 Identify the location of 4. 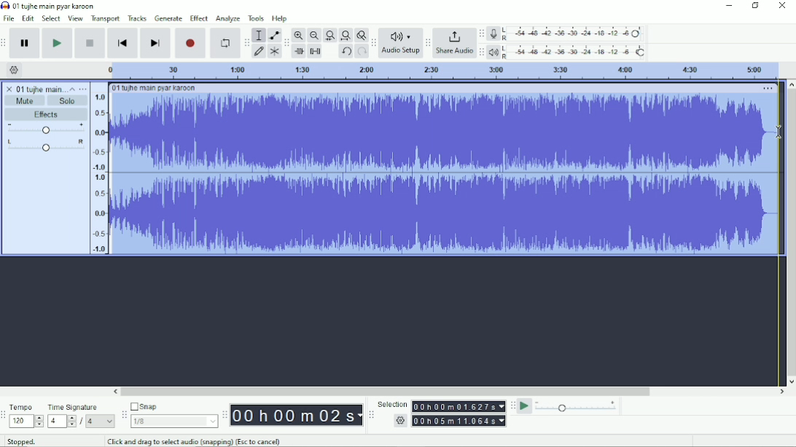
(101, 422).